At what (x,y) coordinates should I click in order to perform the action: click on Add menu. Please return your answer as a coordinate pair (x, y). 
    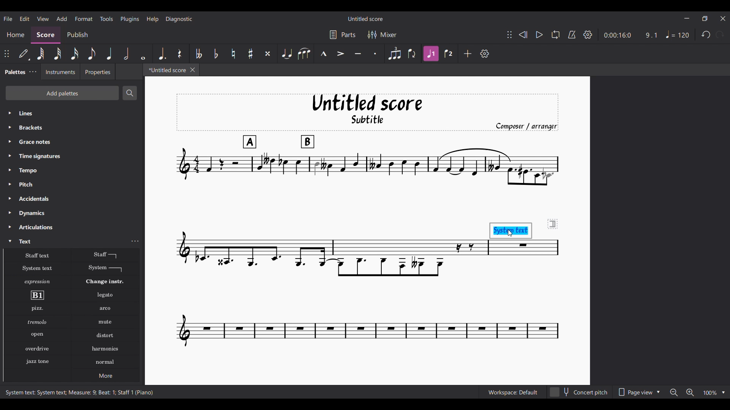
    Looking at the image, I should click on (62, 19).